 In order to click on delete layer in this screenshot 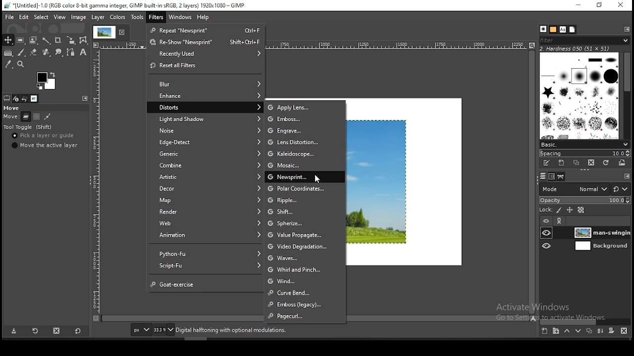, I will do `click(626, 331)`.